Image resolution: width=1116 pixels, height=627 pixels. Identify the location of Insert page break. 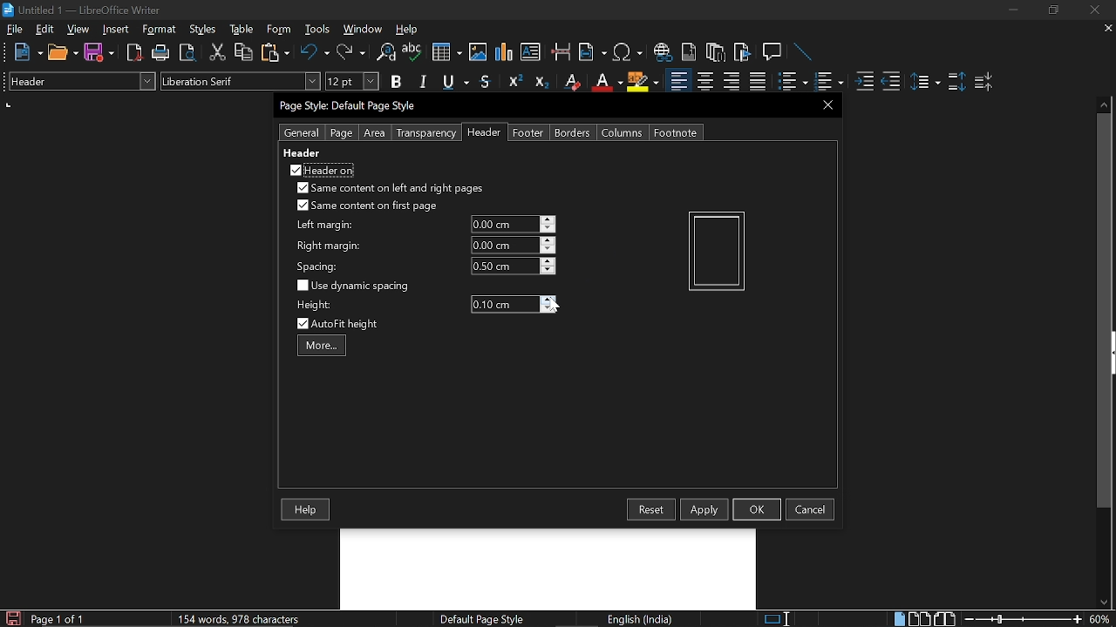
(560, 52).